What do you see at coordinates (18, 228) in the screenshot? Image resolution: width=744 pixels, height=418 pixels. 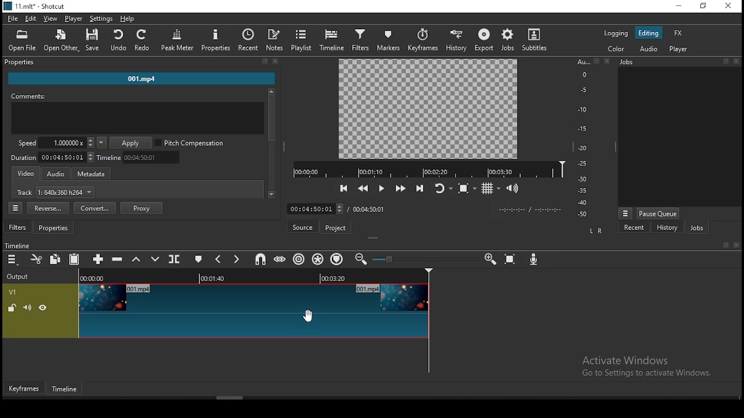 I see `filters` at bounding box center [18, 228].